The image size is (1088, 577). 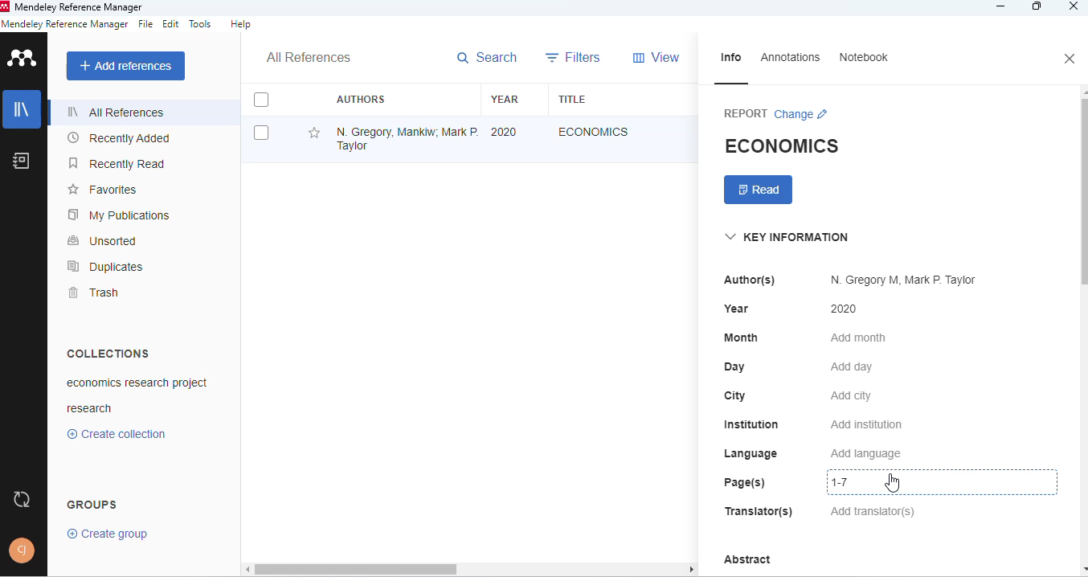 I want to click on authors, so click(x=362, y=99).